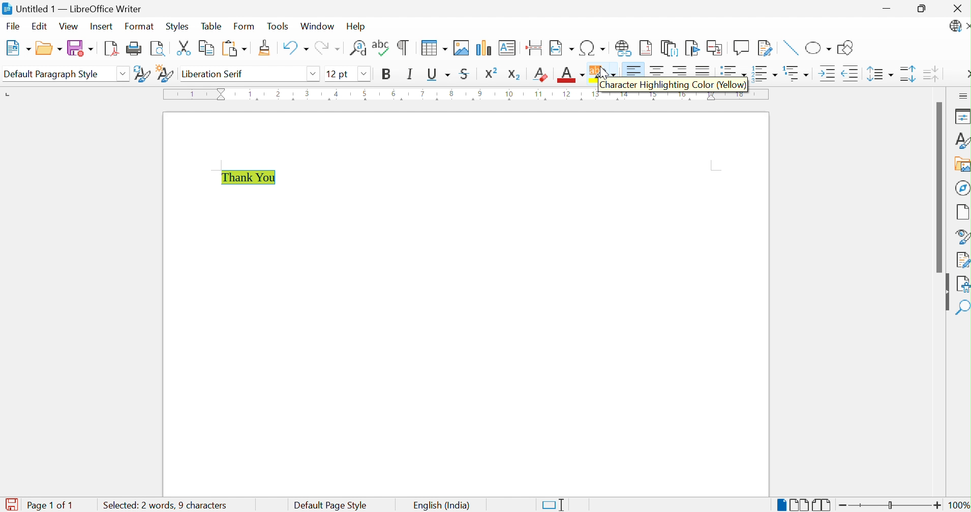 This screenshot has height=512, width=971. I want to click on Styles, so click(958, 139).